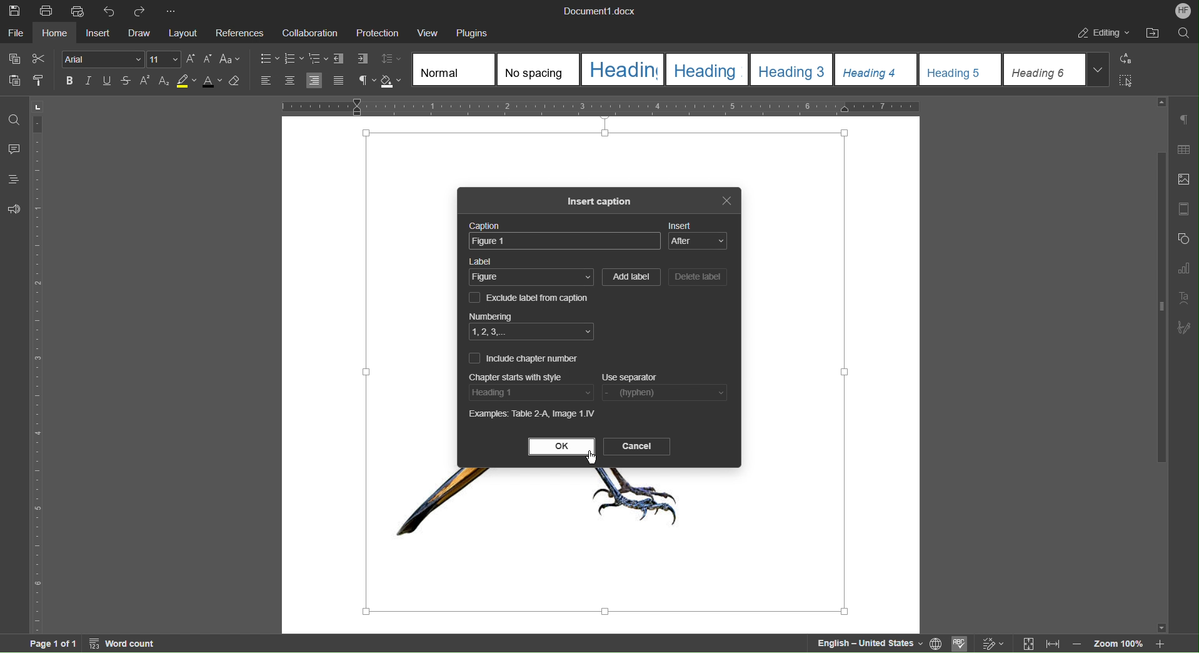 The image size is (1199, 653). I want to click on Draw, so click(136, 34).